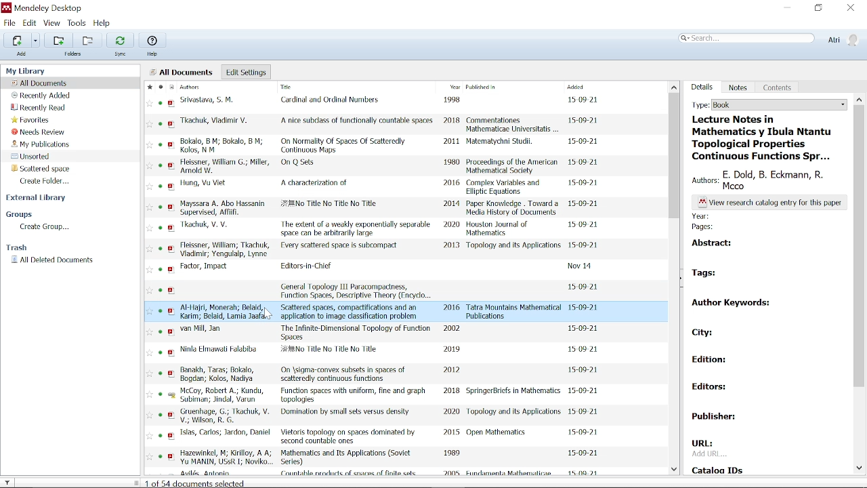 The image size is (867, 488). Describe the element at coordinates (355, 228) in the screenshot. I see `title` at that location.